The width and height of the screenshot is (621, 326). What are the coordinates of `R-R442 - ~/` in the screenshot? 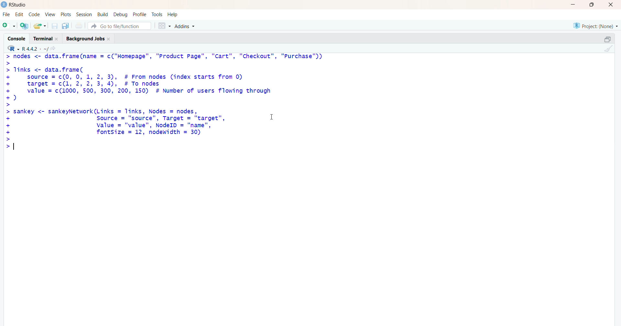 It's located at (41, 49).